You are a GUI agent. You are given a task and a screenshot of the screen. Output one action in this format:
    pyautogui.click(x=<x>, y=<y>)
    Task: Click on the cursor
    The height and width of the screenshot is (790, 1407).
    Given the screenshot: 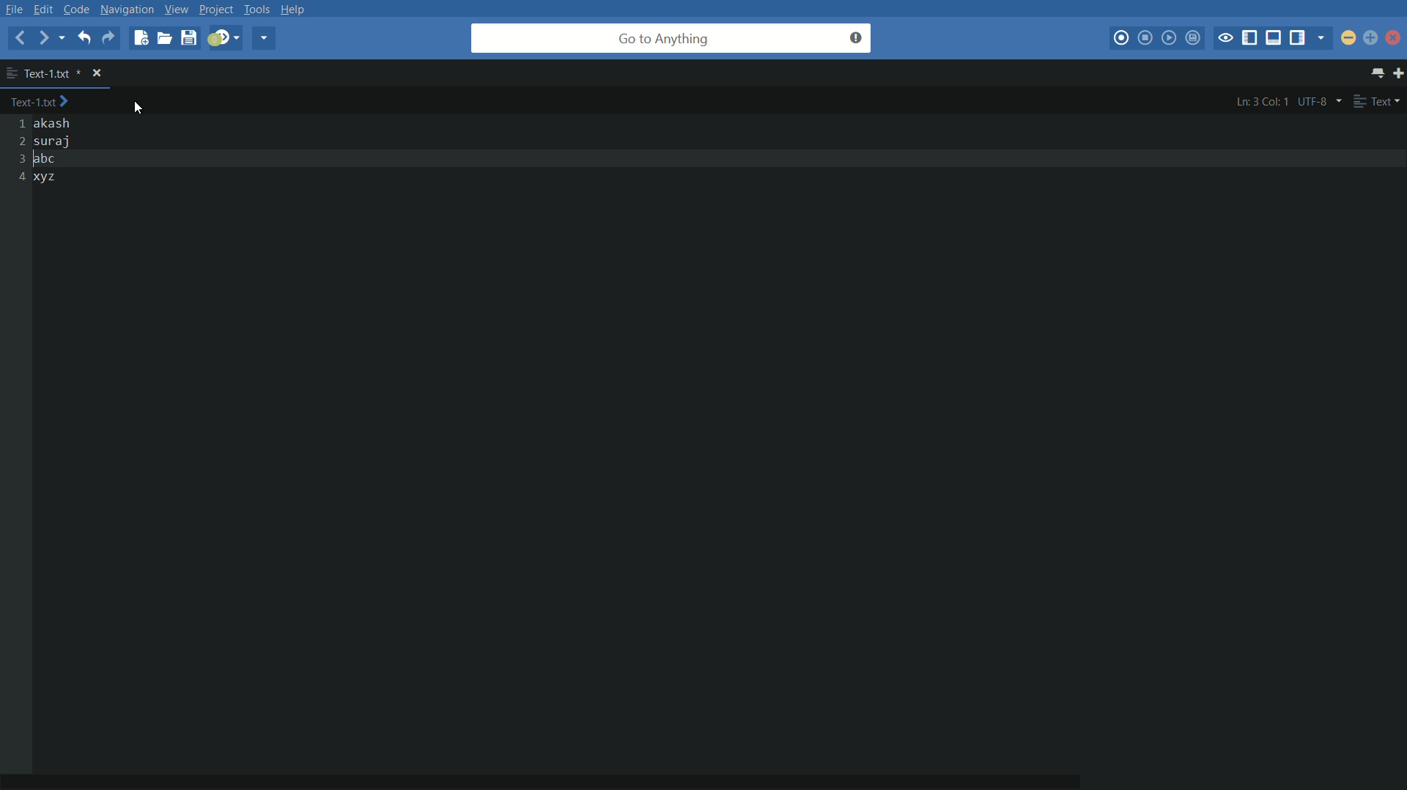 What is the action you would take?
    pyautogui.click(x=142, y=105)
    